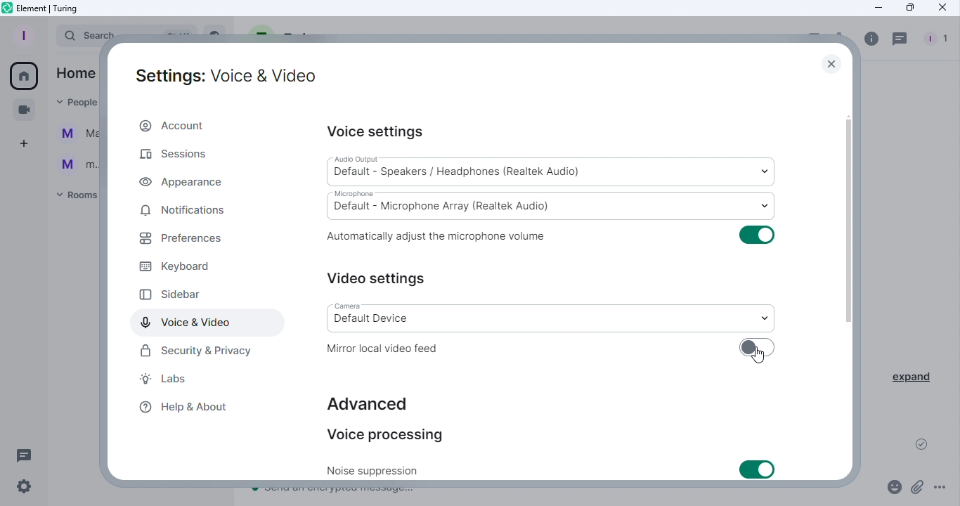 Image resolution: width=960 pixels, height=506 pixels. Describe the element at coordinates (82, 34) in the screenshot. I see `Search bar` at that location.